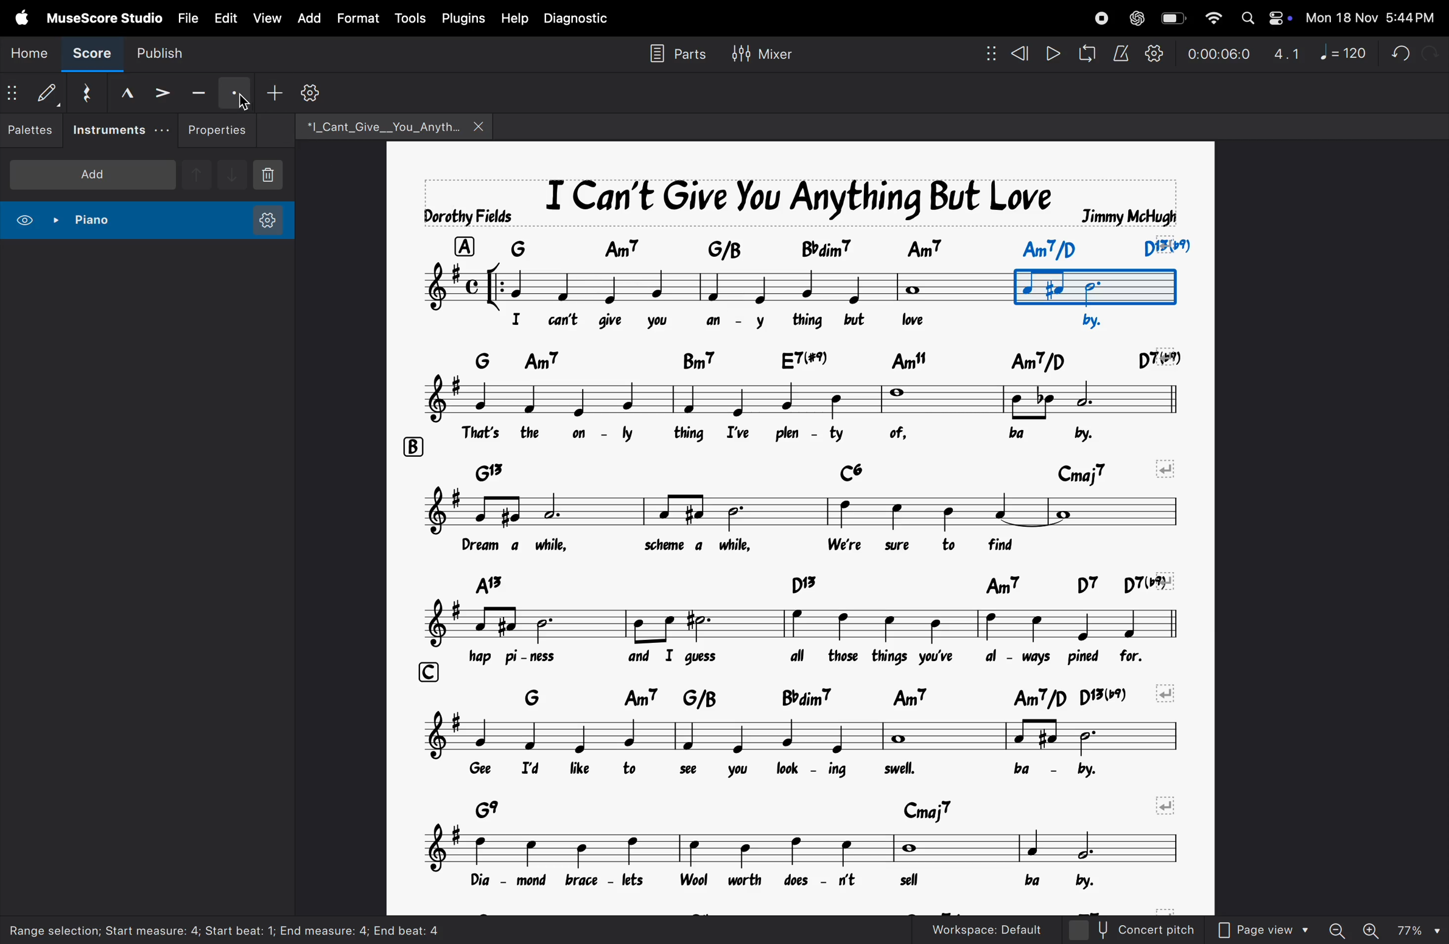 The height and width of the screenshot is (944, 1449). I want to click on cursor, so click(242, 102).